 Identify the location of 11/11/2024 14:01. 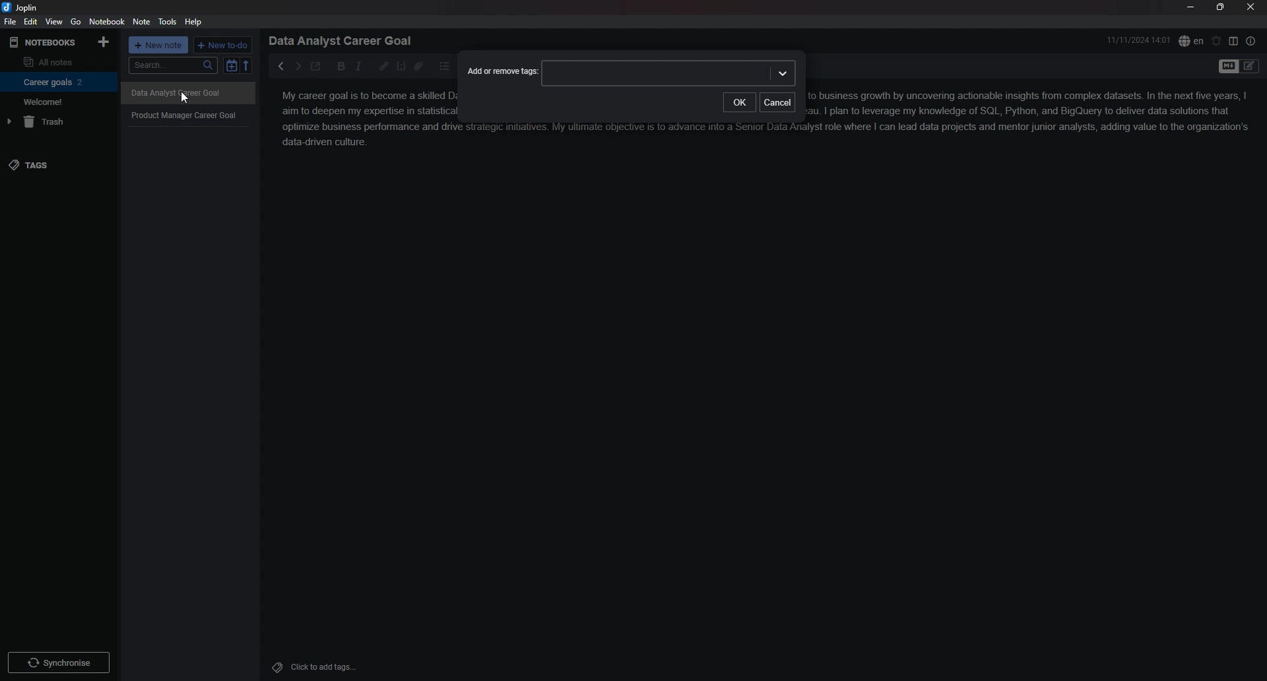
(1139, 40).